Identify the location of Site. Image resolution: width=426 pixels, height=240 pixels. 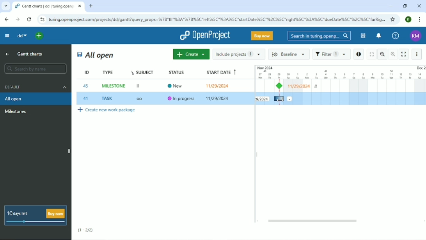
(217, 19).